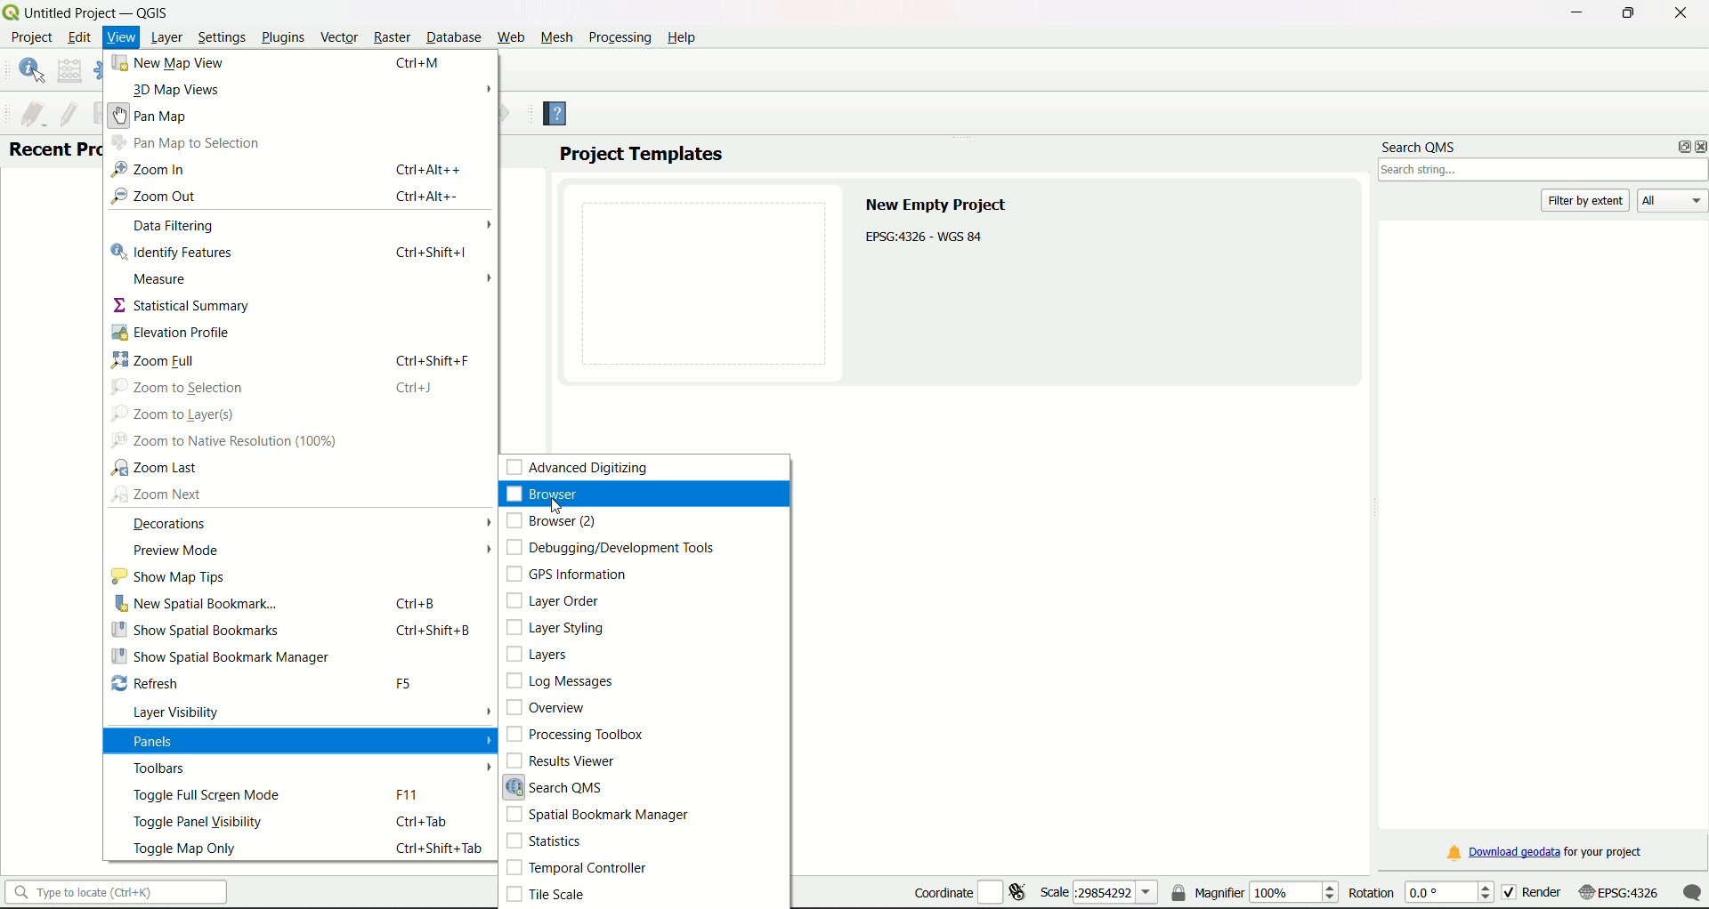 The image size is (1709, 909). I want to click on zoom next, so click(158, 495).